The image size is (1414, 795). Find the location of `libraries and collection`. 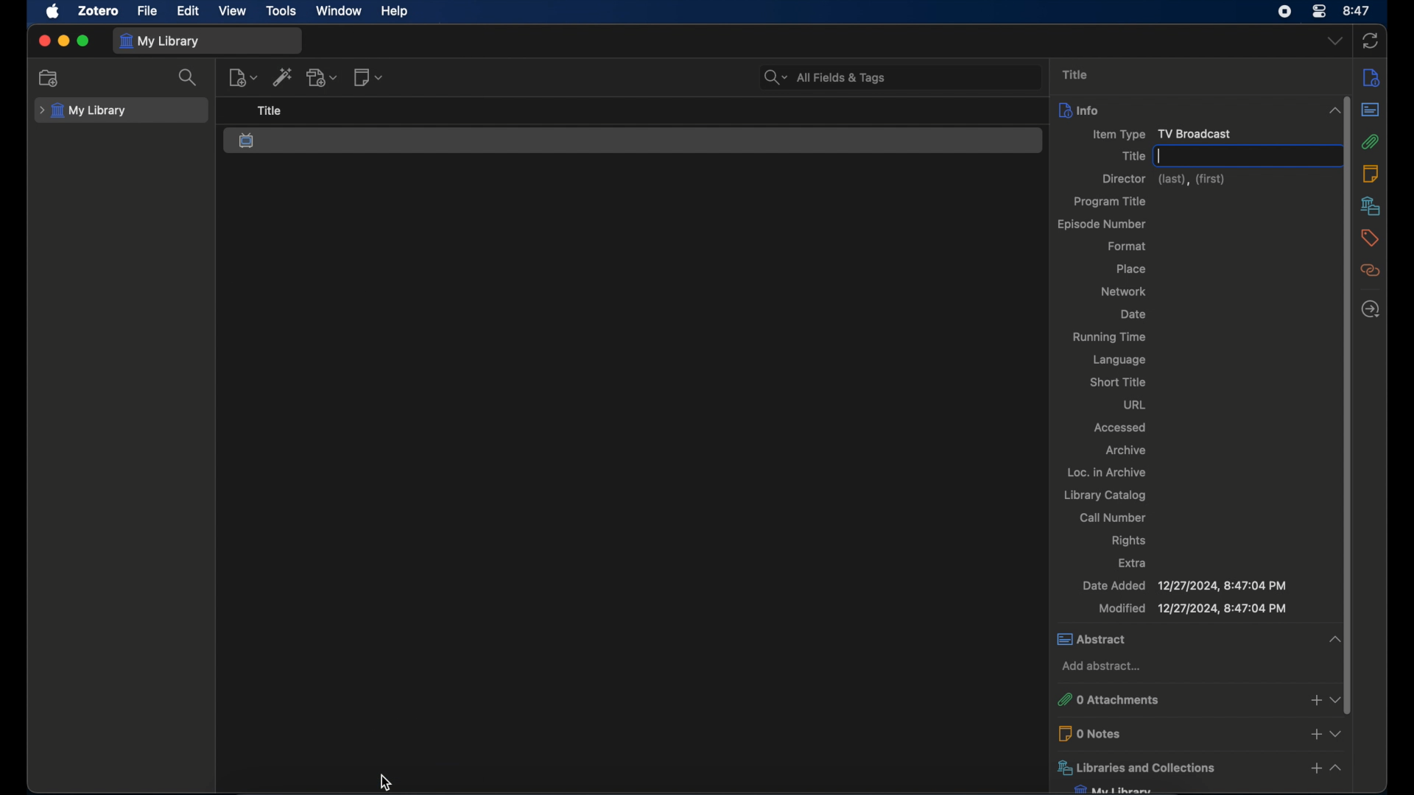

libraries and collection is located at coordinates (1174, 768).